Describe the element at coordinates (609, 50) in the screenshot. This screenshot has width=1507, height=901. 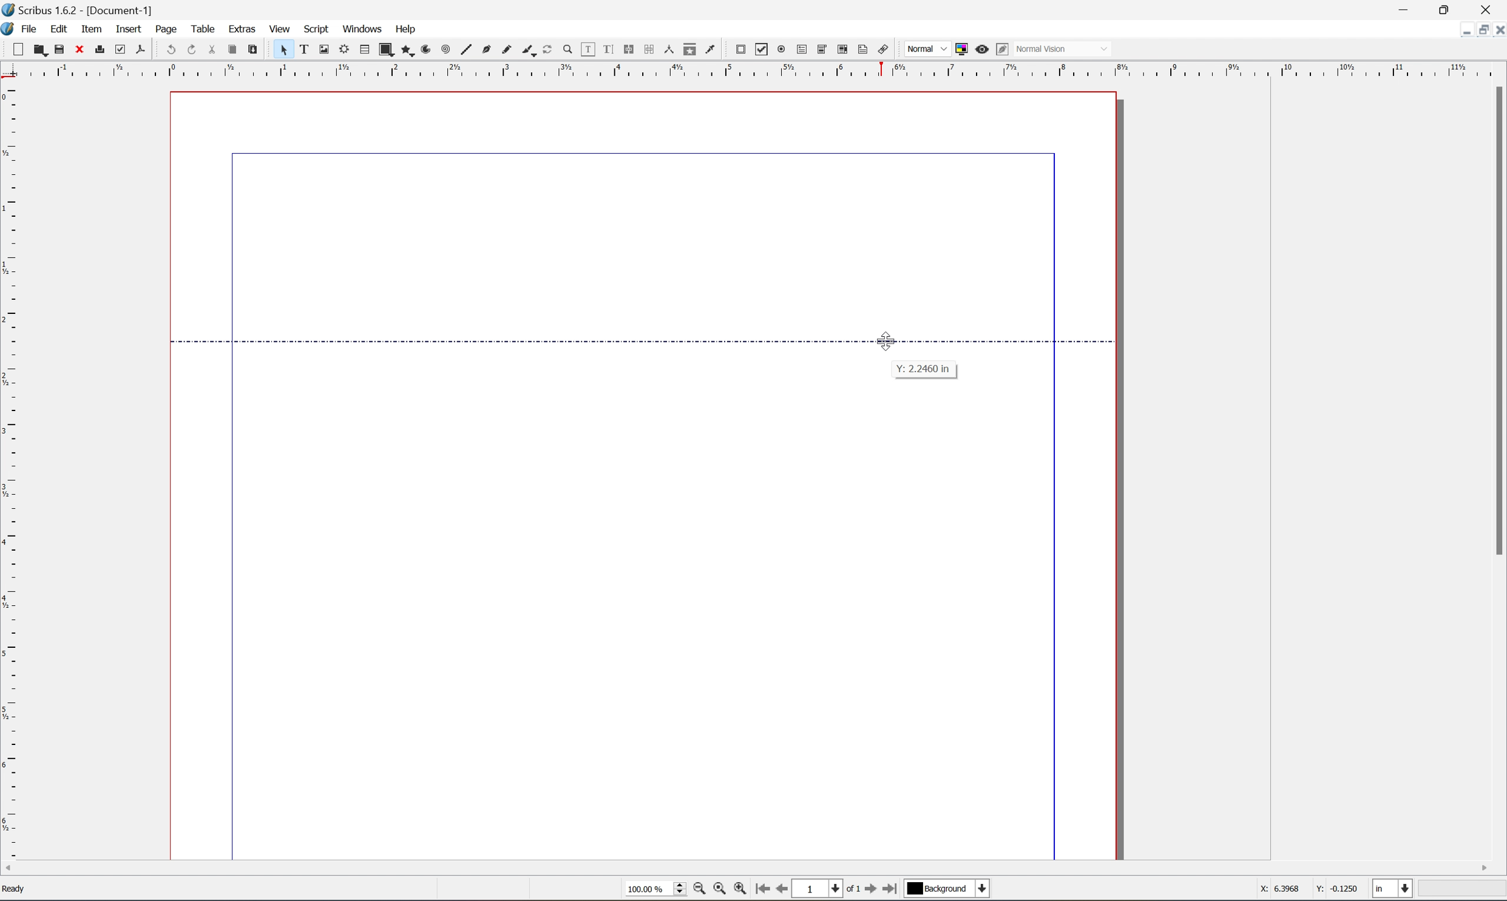
I see `edit text with story editor` at that location.